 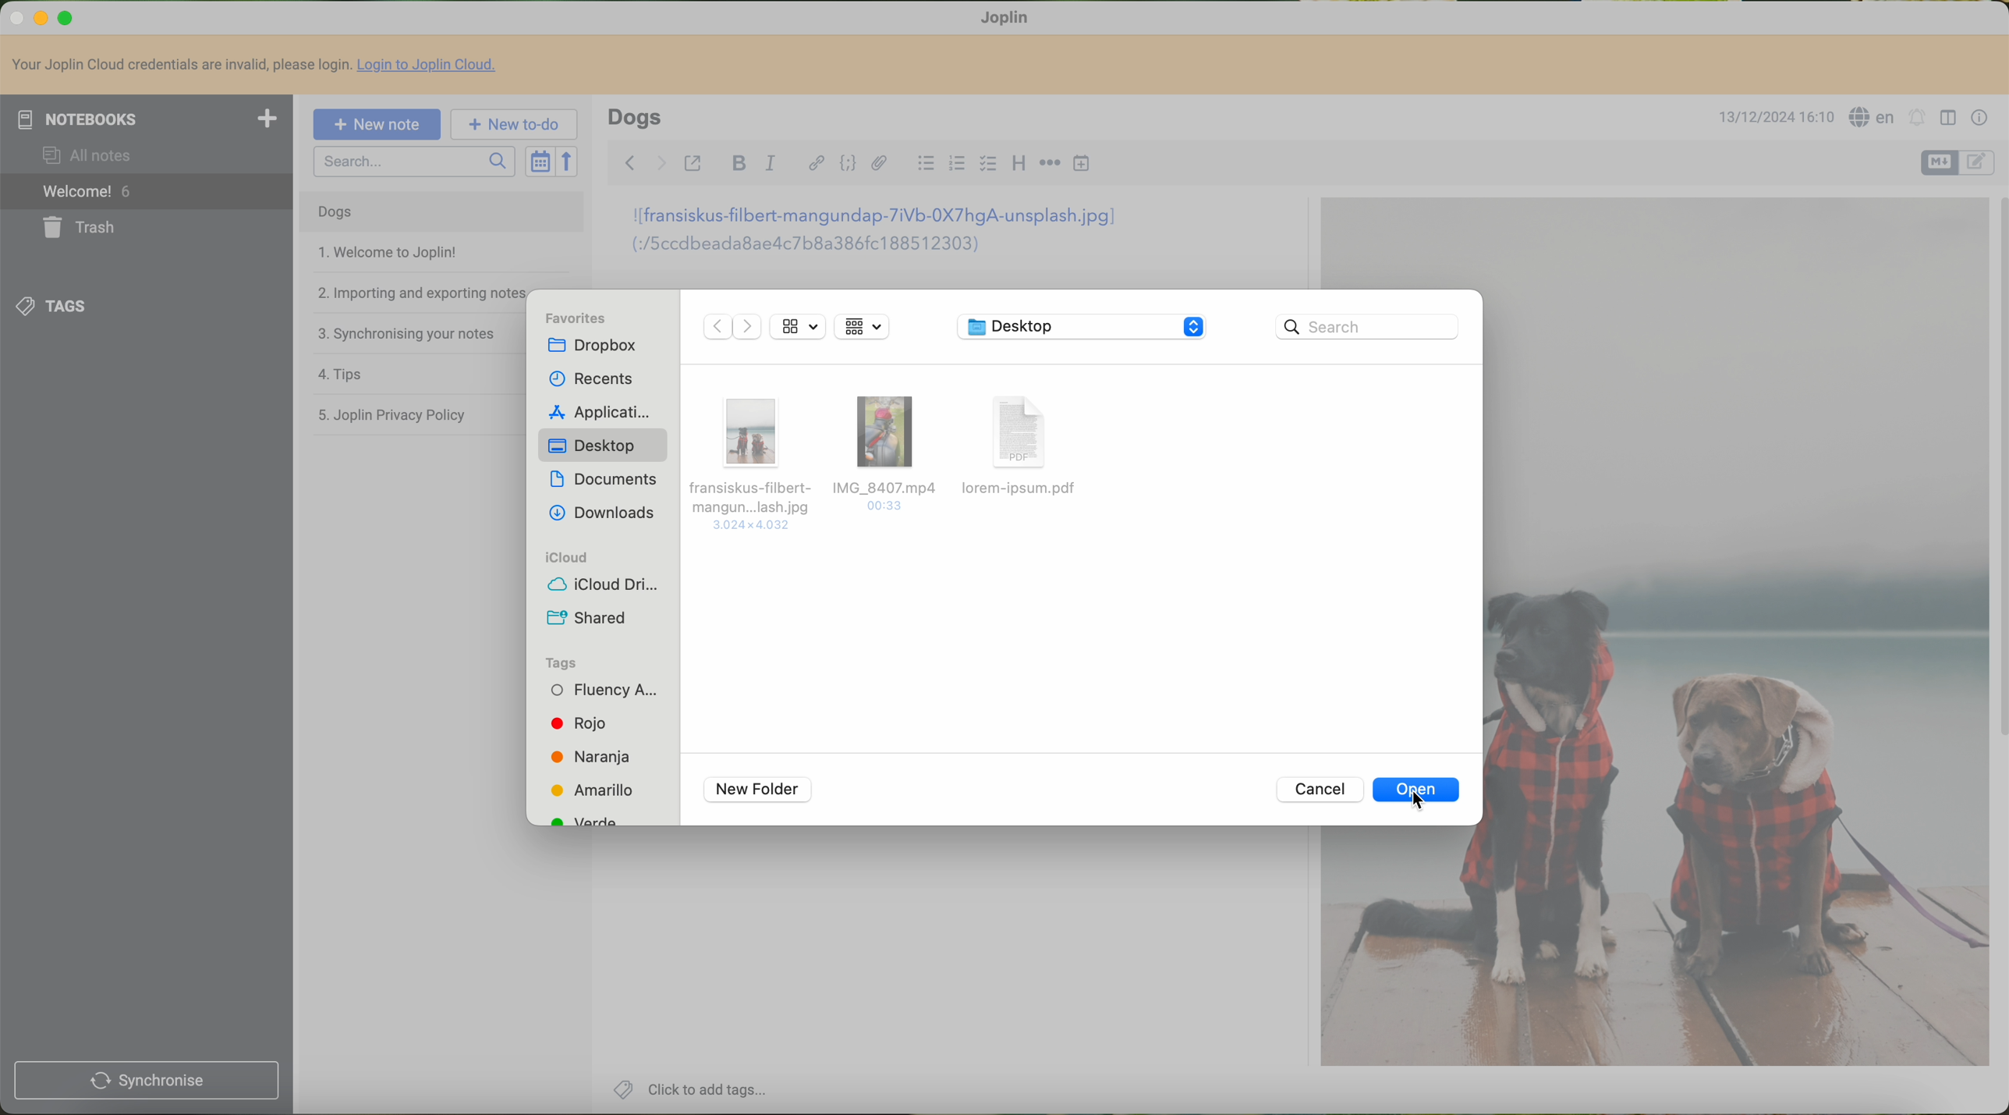 I want to click on trash, so click(x=85, y=227).